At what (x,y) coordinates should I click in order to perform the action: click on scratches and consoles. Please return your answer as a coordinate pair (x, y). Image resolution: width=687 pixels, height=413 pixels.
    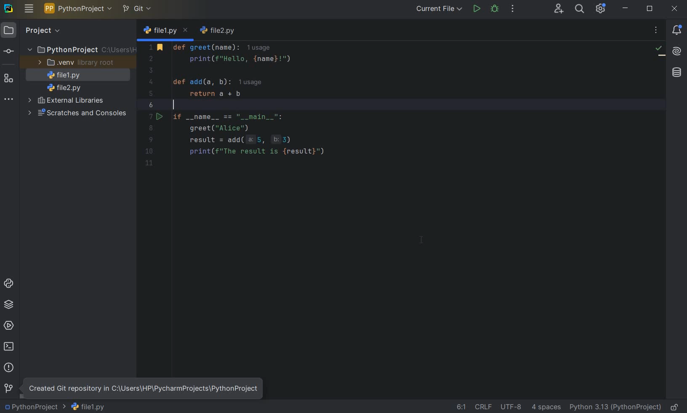
    Looking at the image, I should click on (76, 113).